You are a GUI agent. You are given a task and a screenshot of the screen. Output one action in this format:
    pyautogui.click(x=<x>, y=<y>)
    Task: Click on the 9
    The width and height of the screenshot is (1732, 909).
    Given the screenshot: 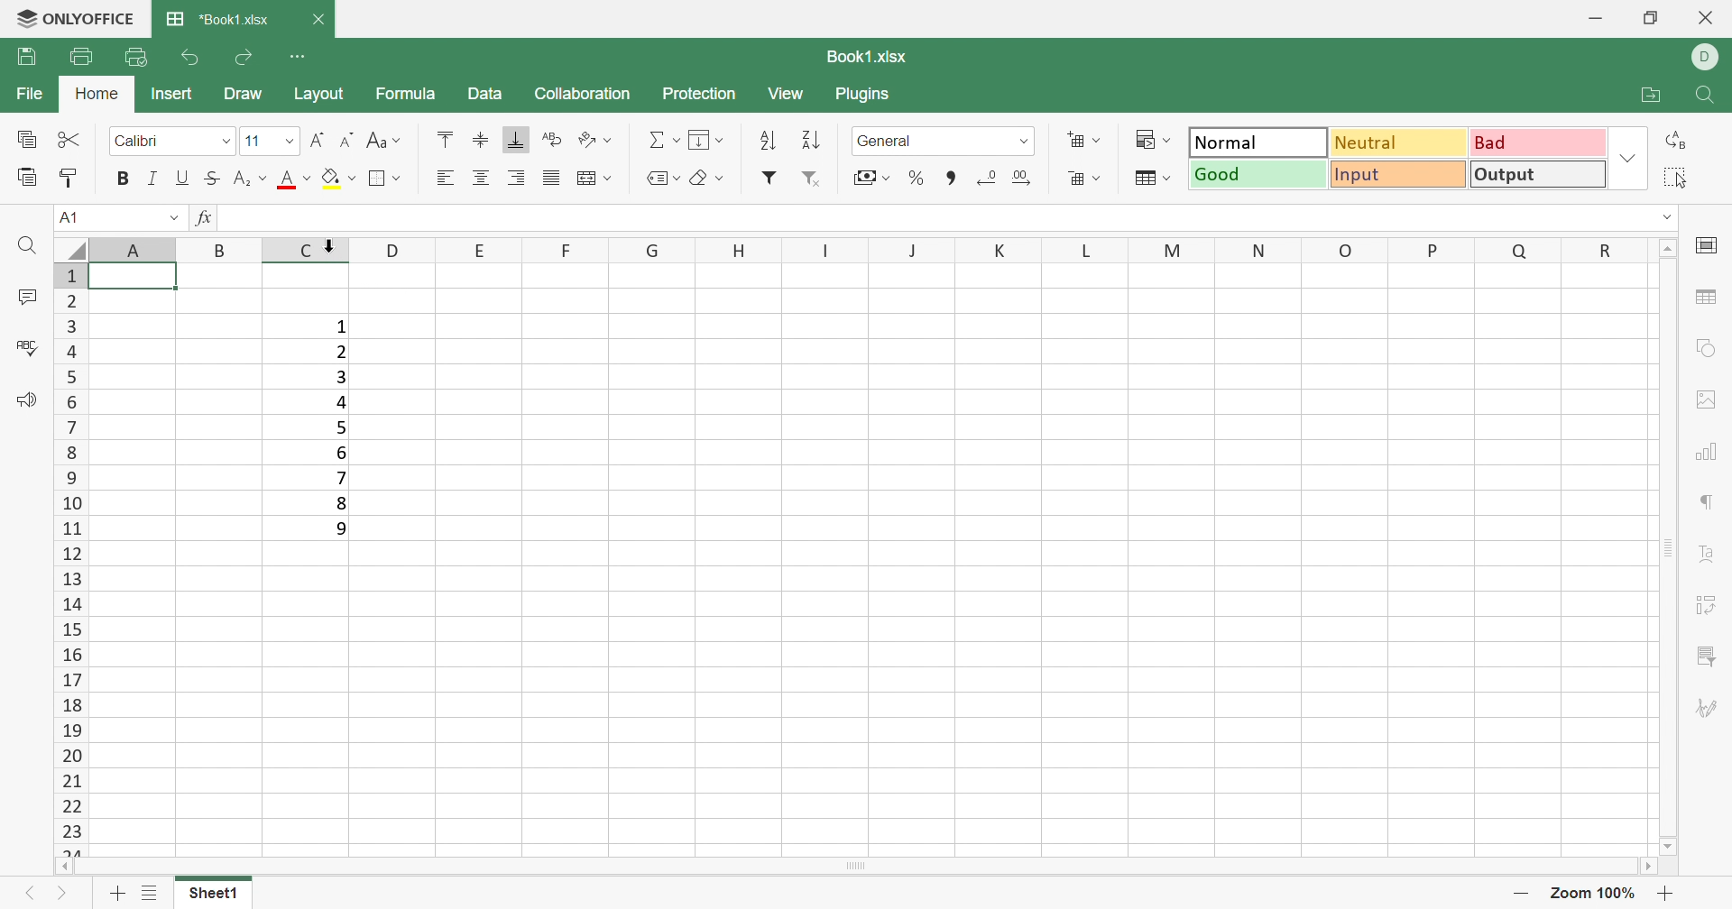 What is the action you would take?
    pyautogui.click(x=342, y=528)
    